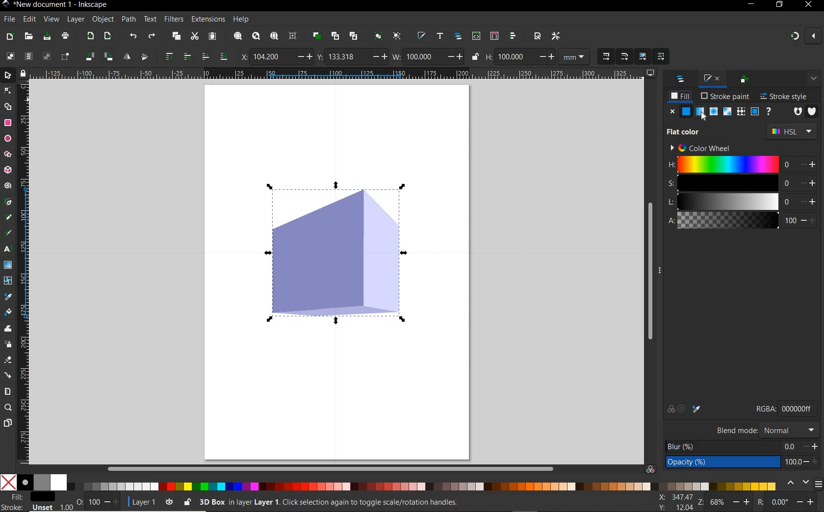  I want to click on increase/decrease, so click(812, 454).